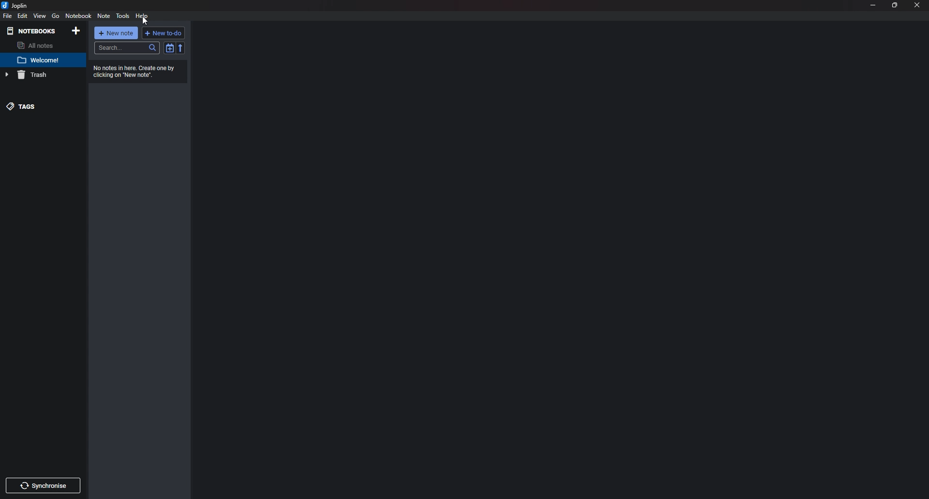  Describe the element at coordinates (873, 5) in the screenshot. I see `minimize` at that location.